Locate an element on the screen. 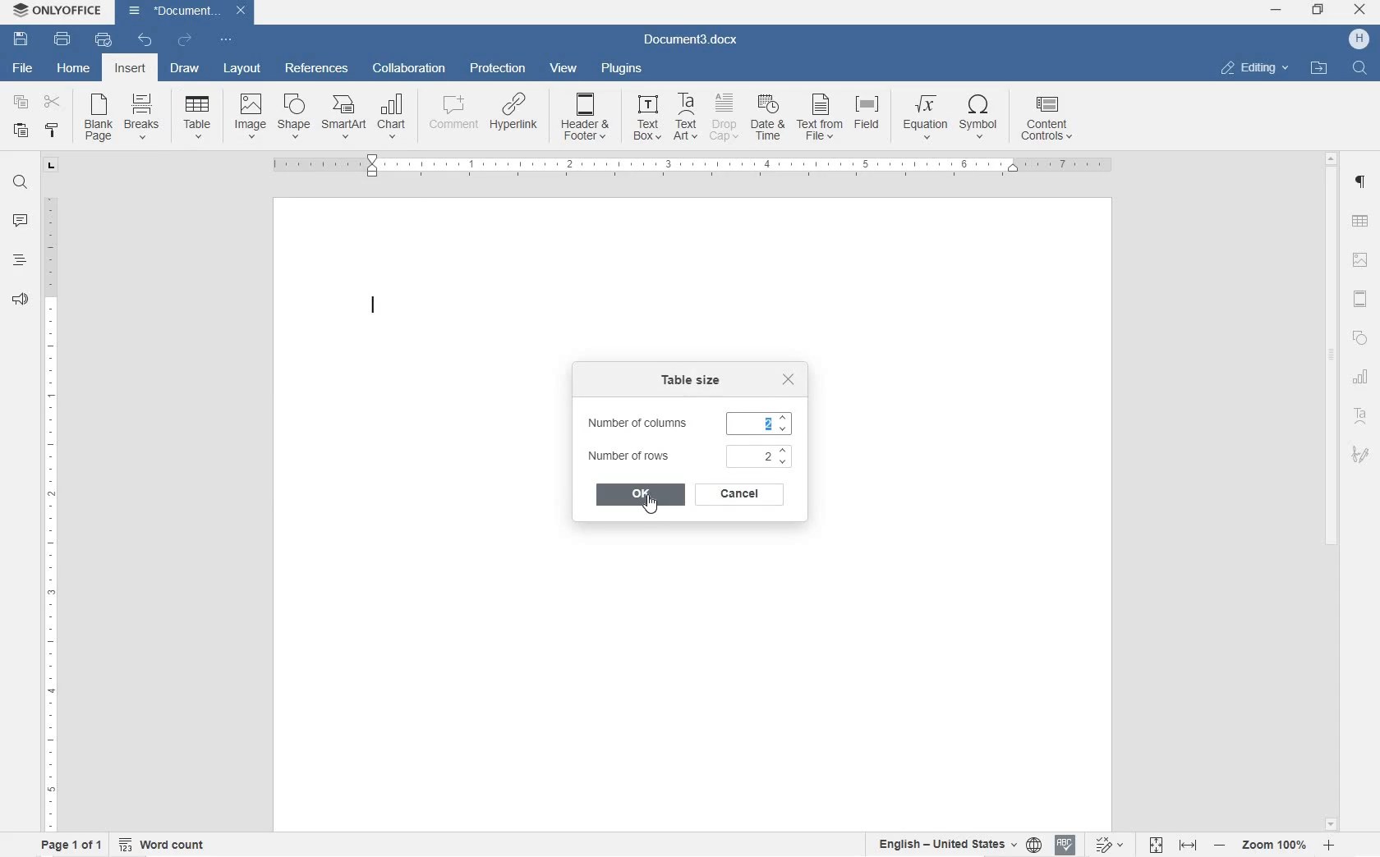 Image resolution: width=1380 pixels, height=857 pixels. PAGE 1 OF 1 is located at coordinates (67, 846).